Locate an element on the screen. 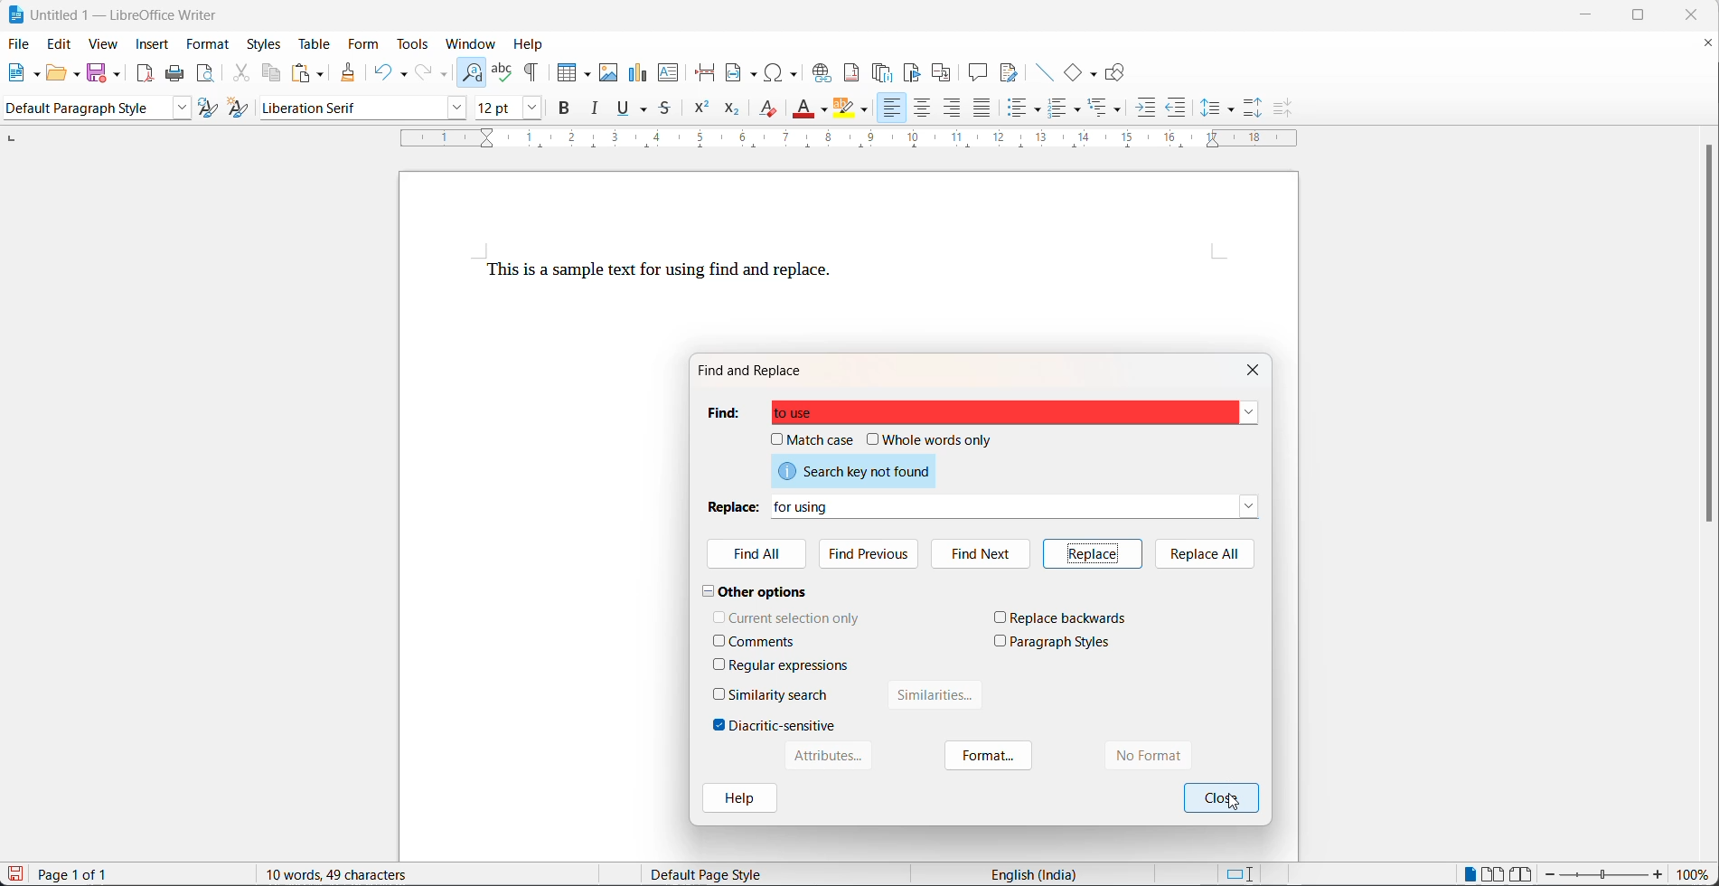  toggle unordered list options is located at coordinates (1039, 110).